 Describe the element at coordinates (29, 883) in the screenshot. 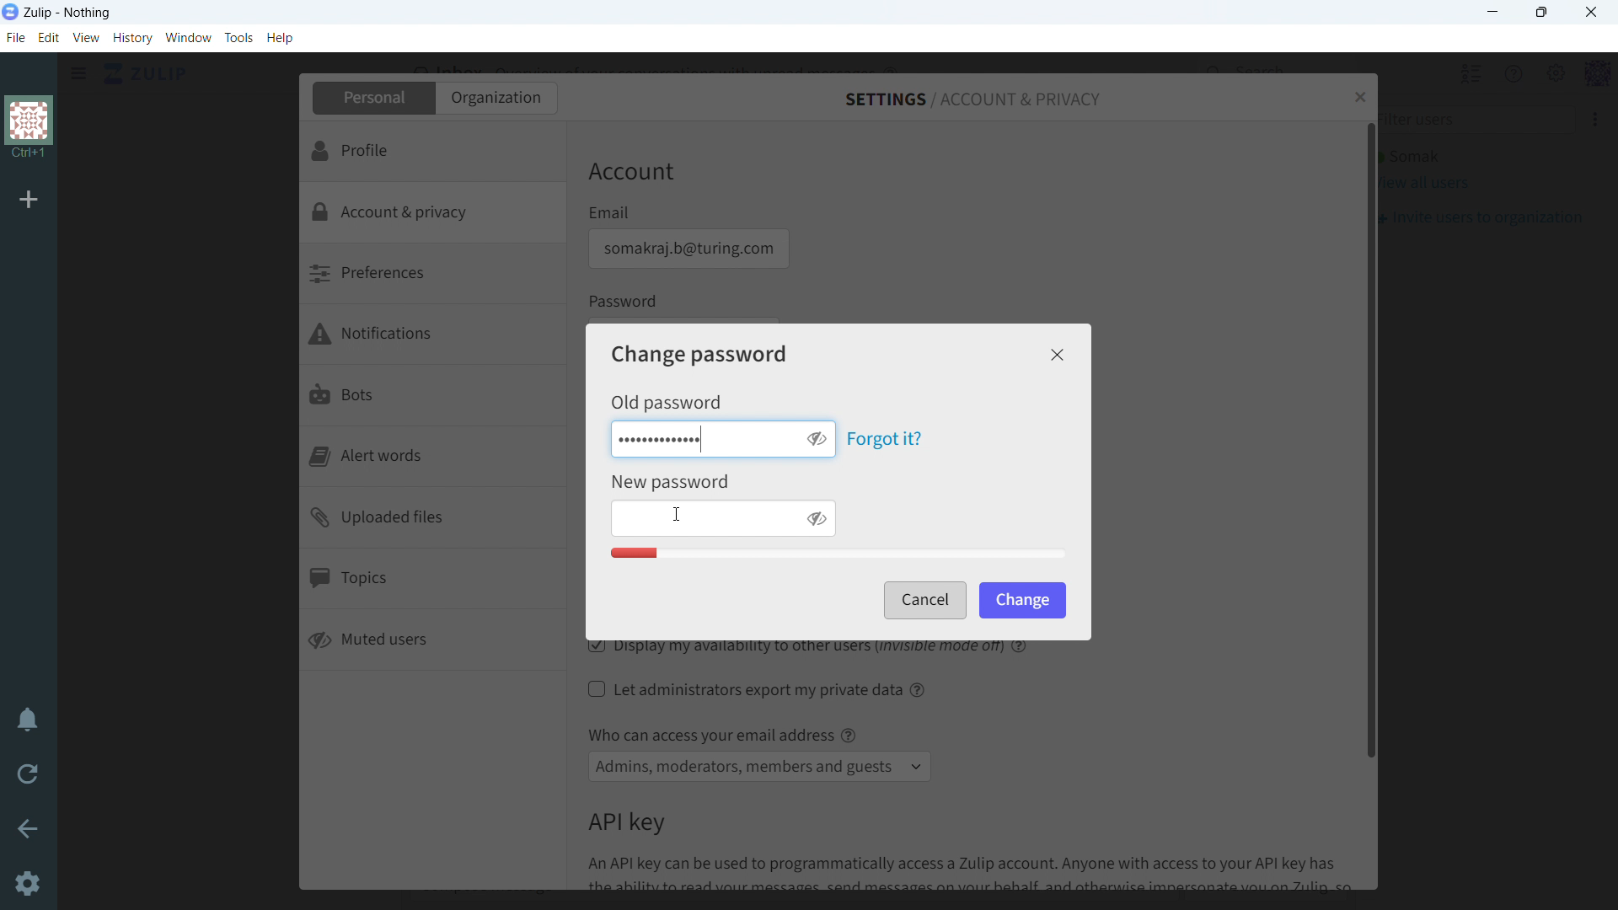

I see `Settings` at that location.